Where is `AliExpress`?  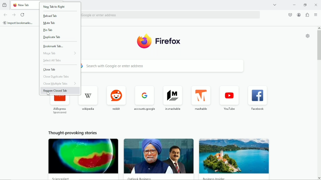 AliExpress is located at coordinates (59, 106).